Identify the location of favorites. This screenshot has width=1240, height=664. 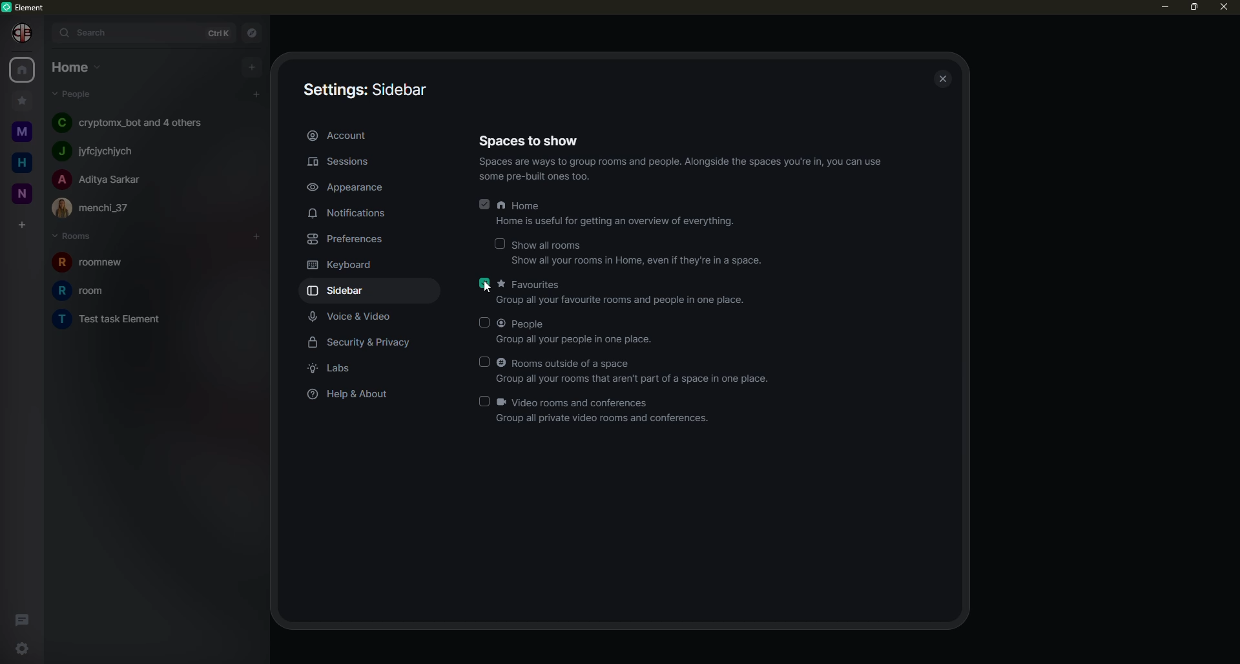
(23, 101).